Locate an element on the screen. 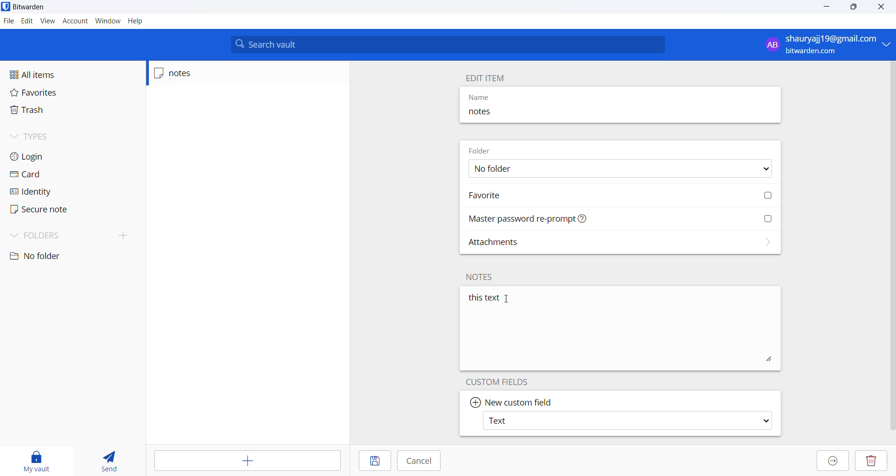  My vault  is located at coordinates (35, 460).